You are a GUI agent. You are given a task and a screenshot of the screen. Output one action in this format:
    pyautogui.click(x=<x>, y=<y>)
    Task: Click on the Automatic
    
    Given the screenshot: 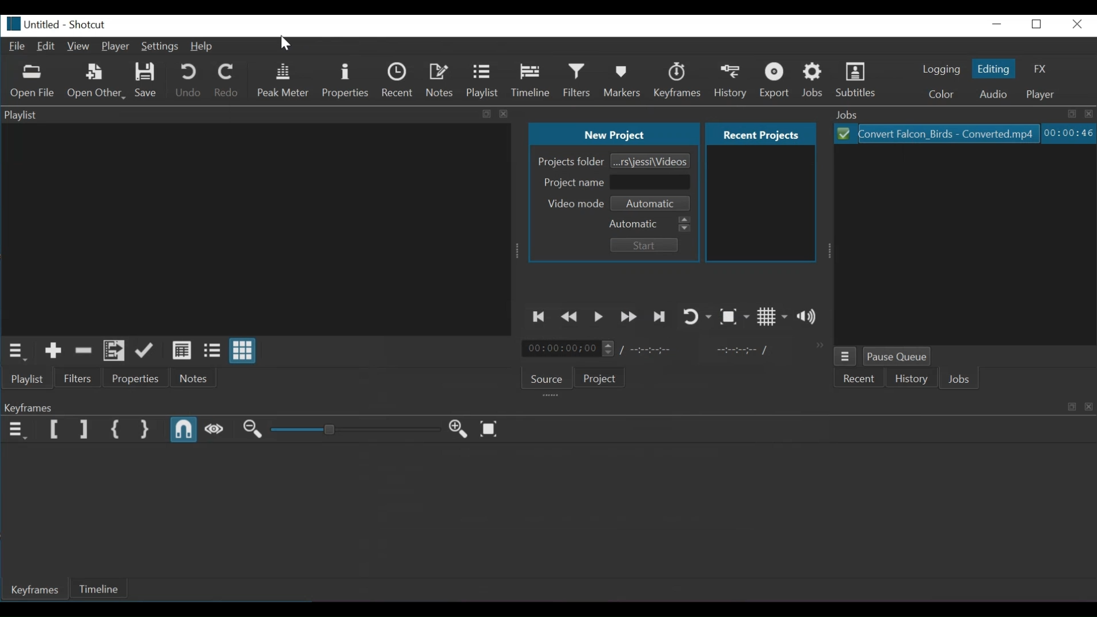 What is the action you would take?
    pyautogui.click(x=652, y=225)
    